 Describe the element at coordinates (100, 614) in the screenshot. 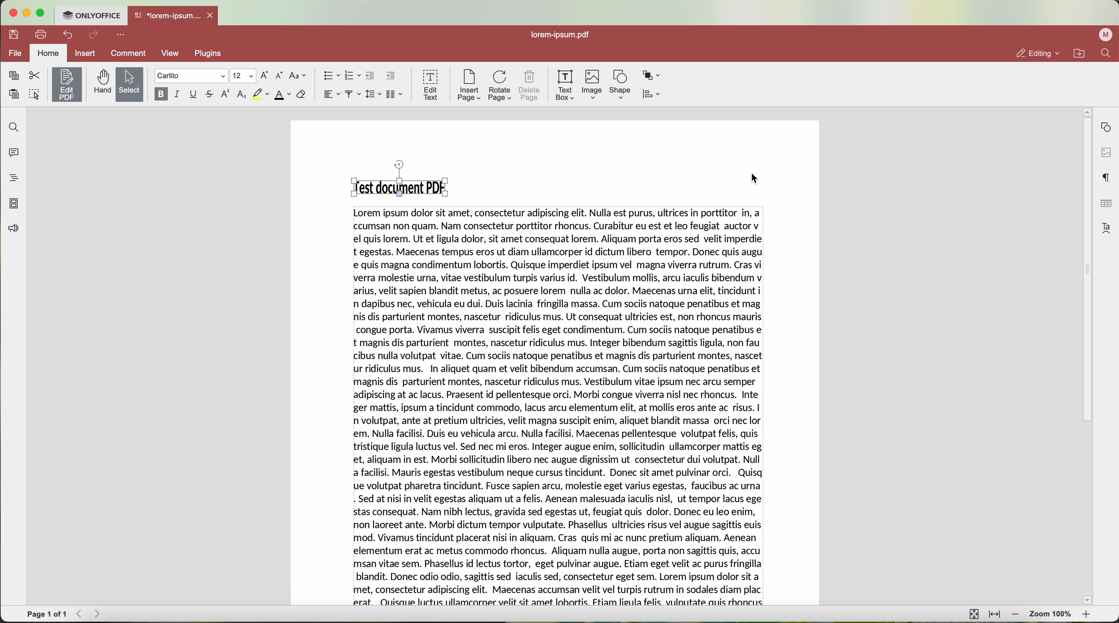

I see `Forward` at that location.